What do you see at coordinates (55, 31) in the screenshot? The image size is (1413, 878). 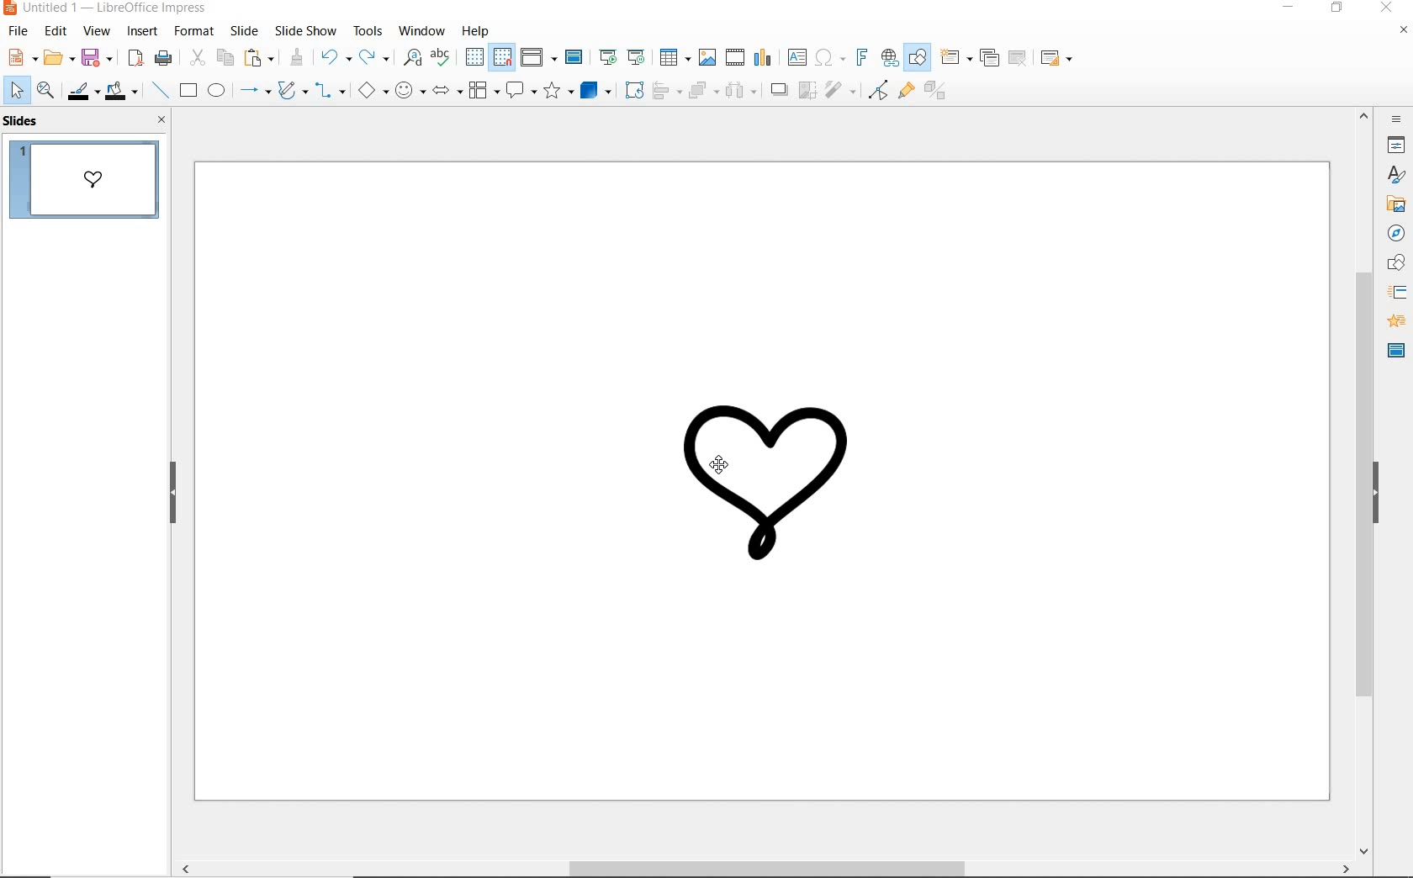 I see `edit` at bounding box center [55, 31].